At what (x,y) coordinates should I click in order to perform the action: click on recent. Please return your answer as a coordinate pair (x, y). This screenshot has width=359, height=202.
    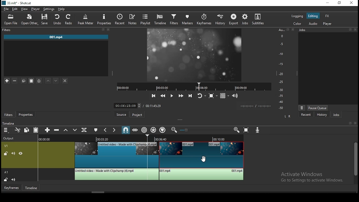
    Looking at the image, I should click on (306, 115).